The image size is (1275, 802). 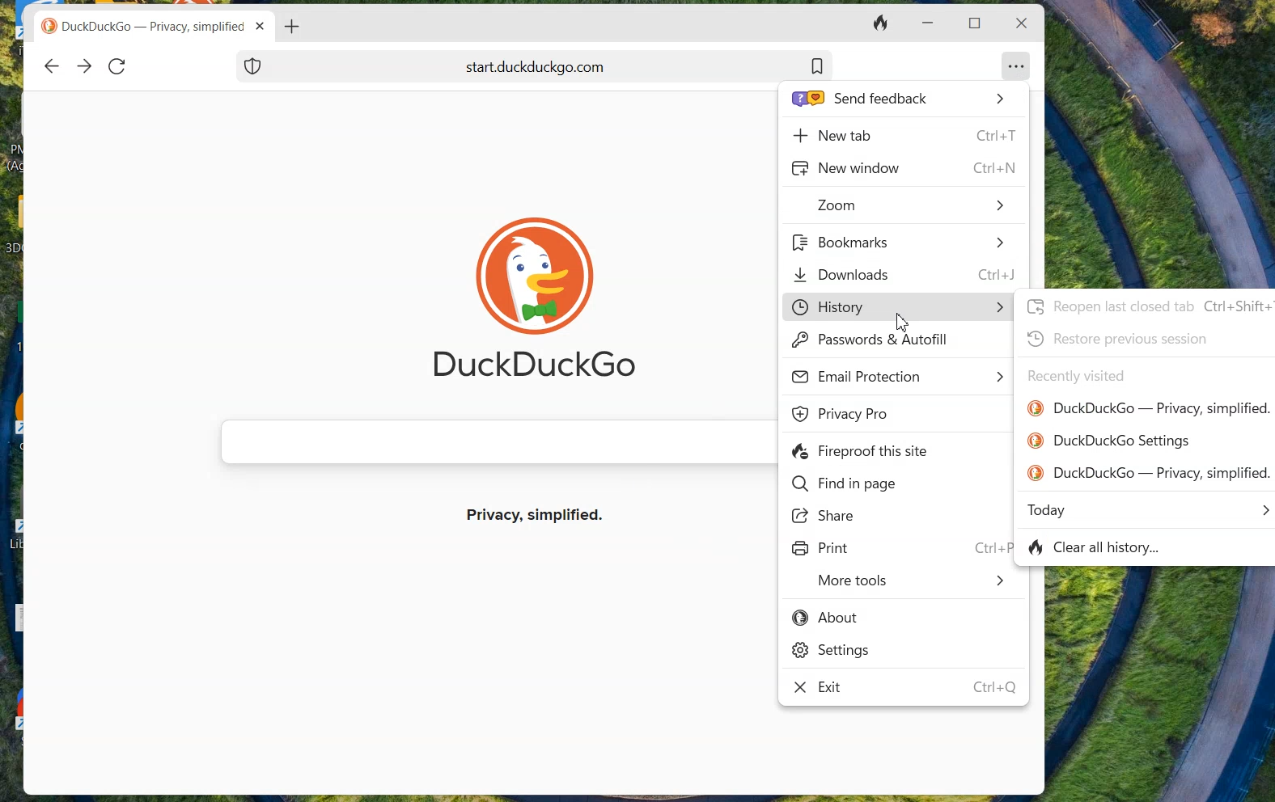 I want to click on Passwords and Autofill, so click(x=876, y=342).